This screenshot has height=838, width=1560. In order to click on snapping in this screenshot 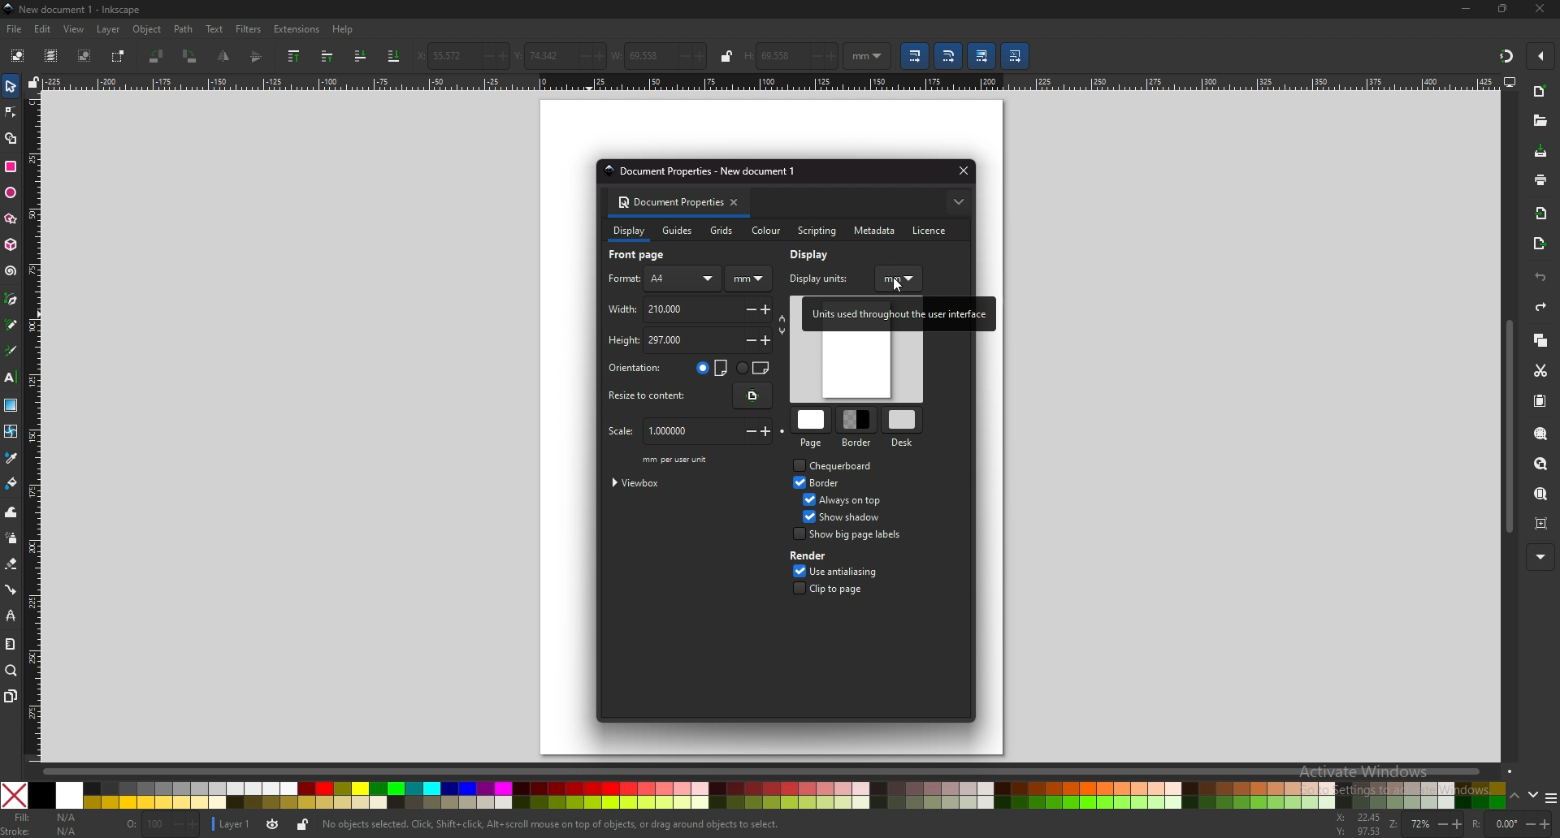, I will do `click(1505, 56)`.